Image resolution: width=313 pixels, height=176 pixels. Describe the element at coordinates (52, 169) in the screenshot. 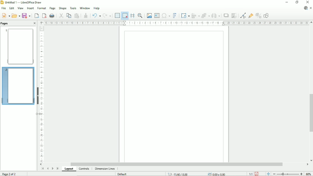

I see `Scroll to next page` at that location.